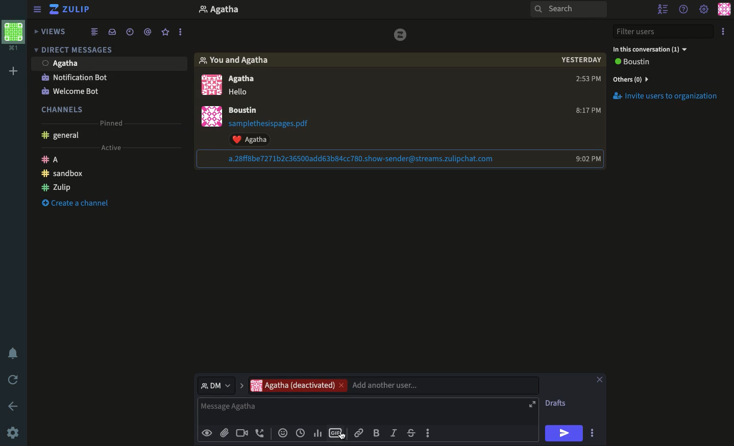 This screenshot has width=734, height=446. I want to click on Send, so click(564, 433).